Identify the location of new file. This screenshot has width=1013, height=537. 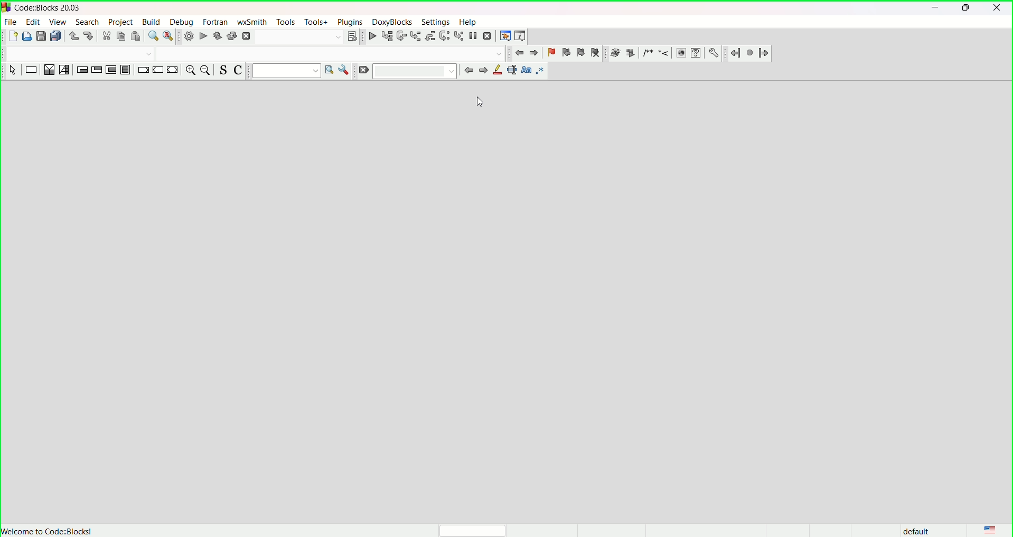
(12, 37).